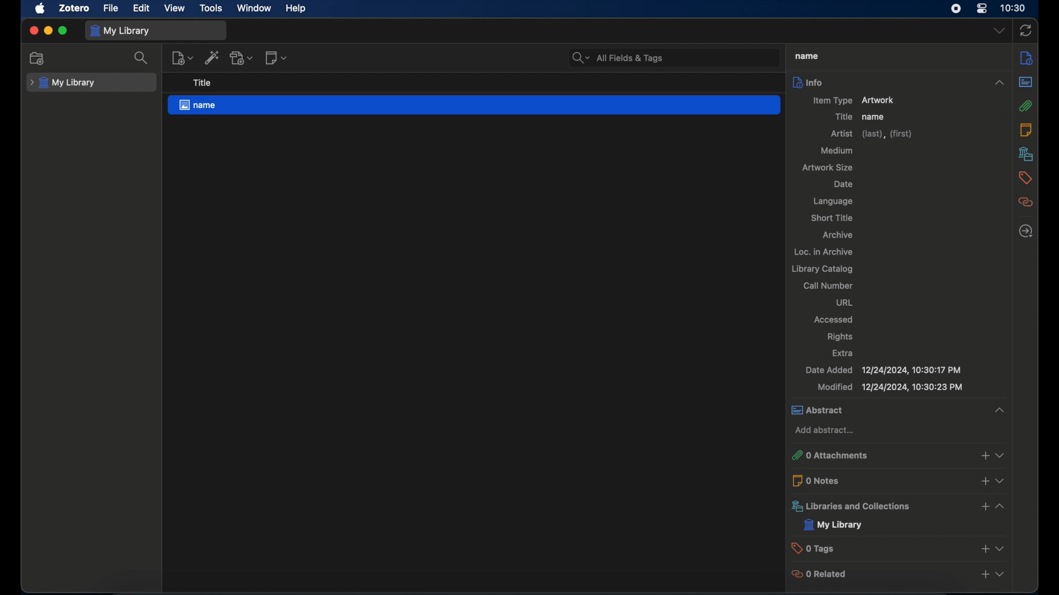  What do you see at coordinates (843, 185) in the screenshot?
I see `date` at bounding box center [843, 185].